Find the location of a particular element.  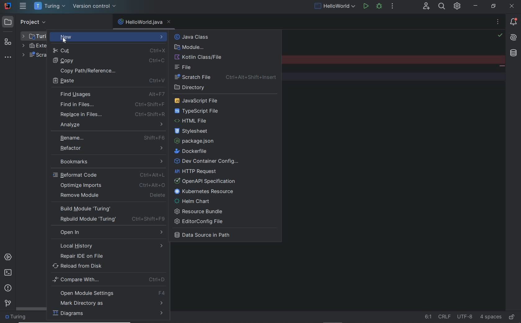

scrollbar is located at coordinates (32, 309).